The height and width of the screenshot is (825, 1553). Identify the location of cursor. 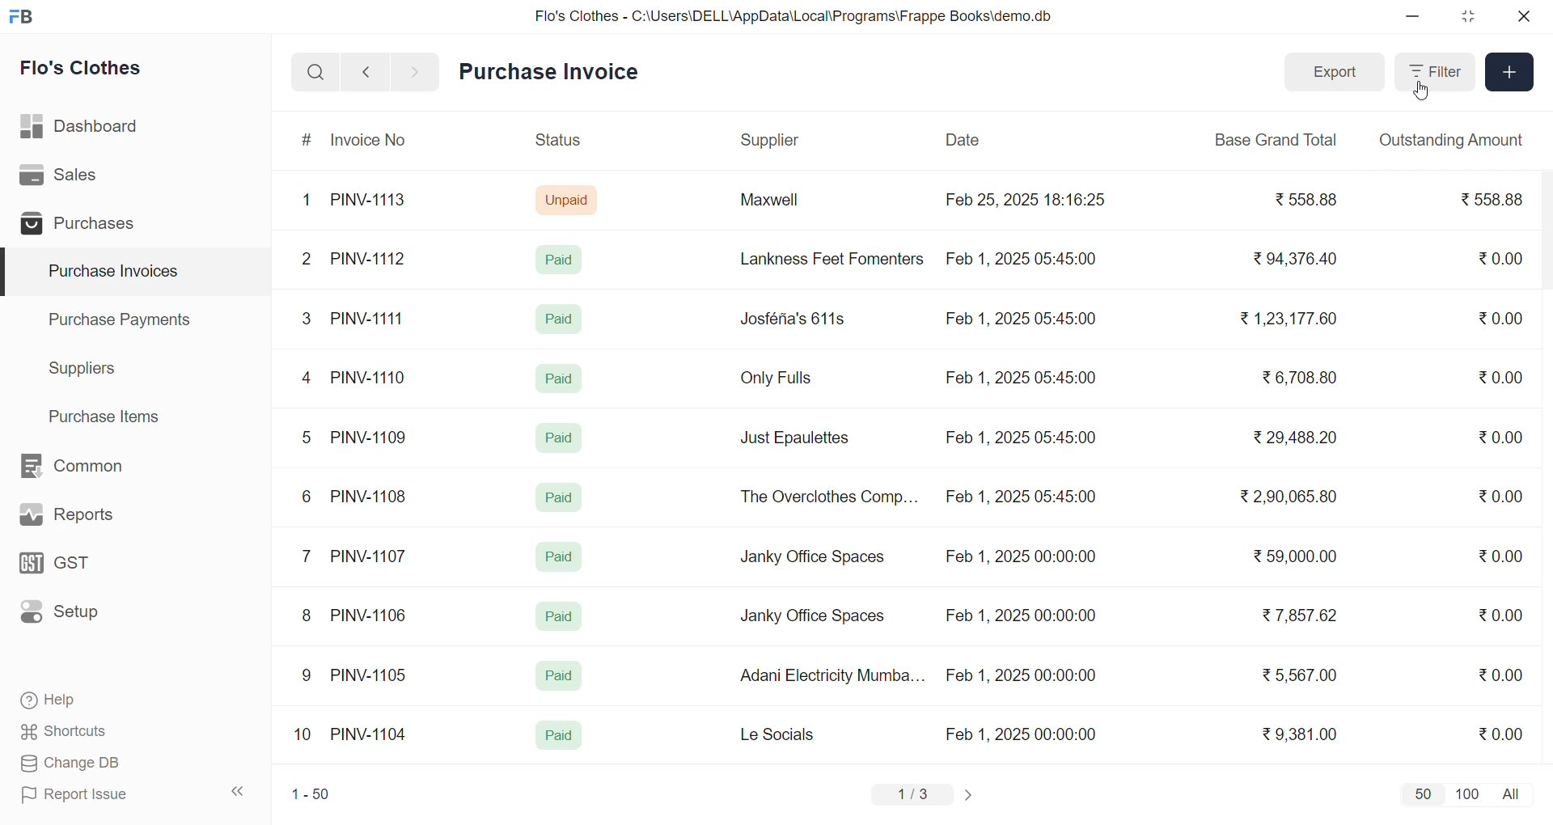
(1424, 95).